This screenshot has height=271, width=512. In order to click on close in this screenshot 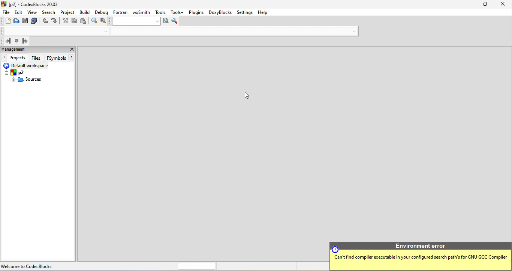, I will do `click(71, 49)`.